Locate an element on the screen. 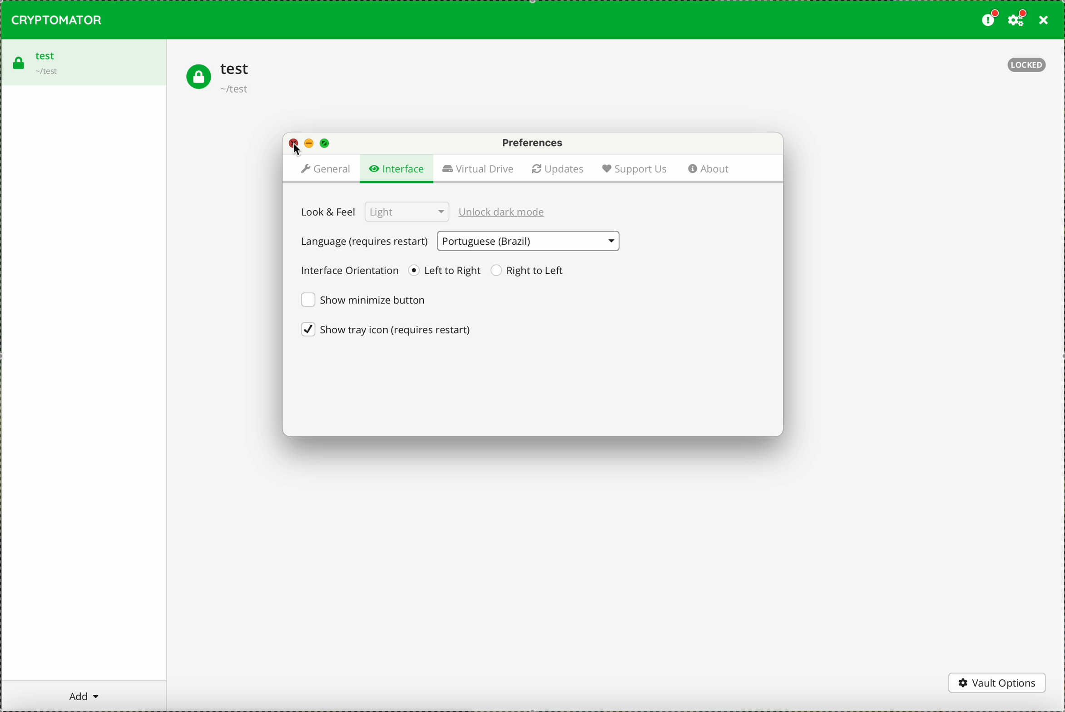 This screenshot has height=712, width=1065. CRYPTOMATOR is located at coordinates (56, 20).